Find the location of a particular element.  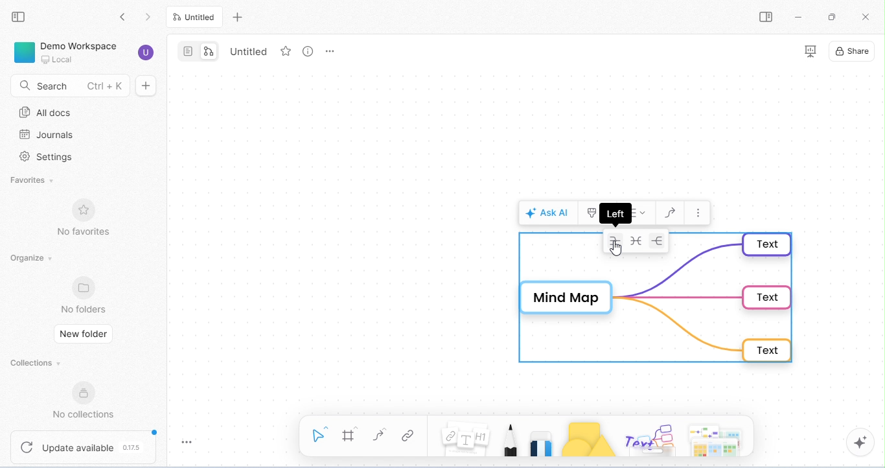

others is located at coordinates (648, 438).